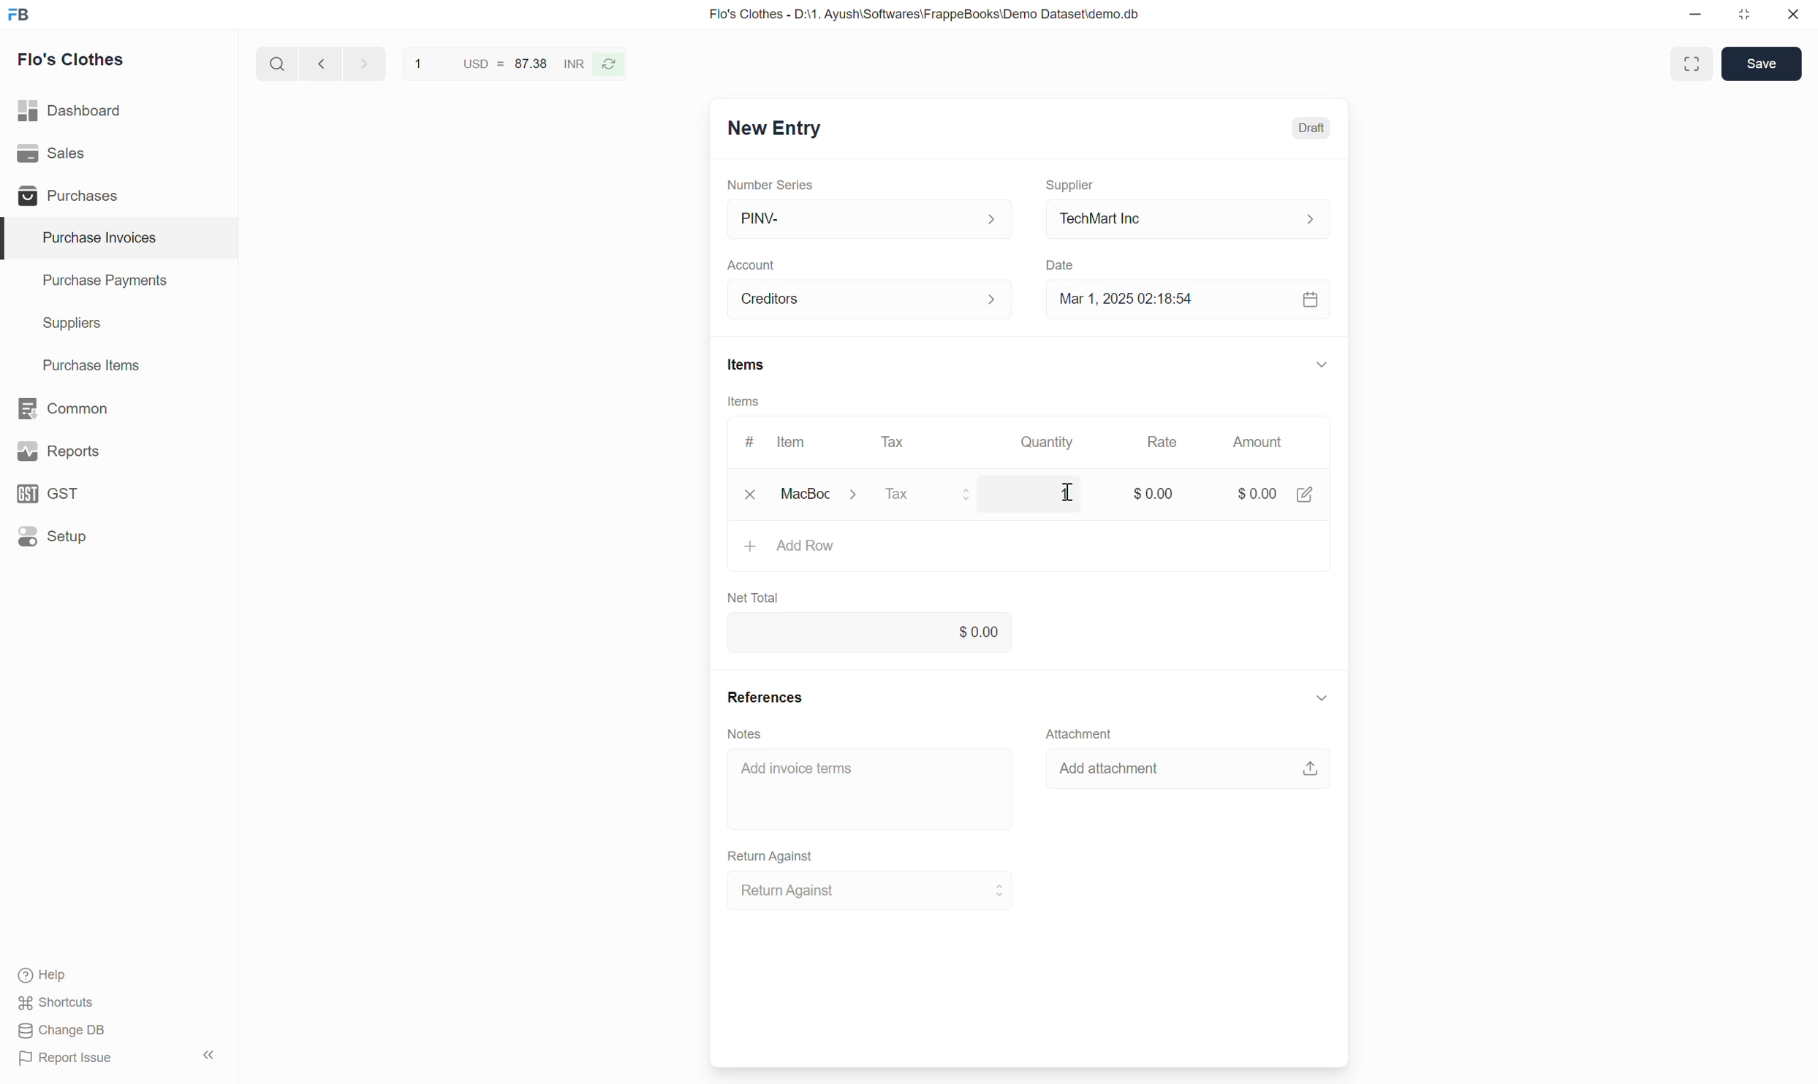 This screenshot has width=1818, height=1084. What do you see at coordinates (935, 495) in the screenshot?
I see `Tax` at bounding box center [935, 495].